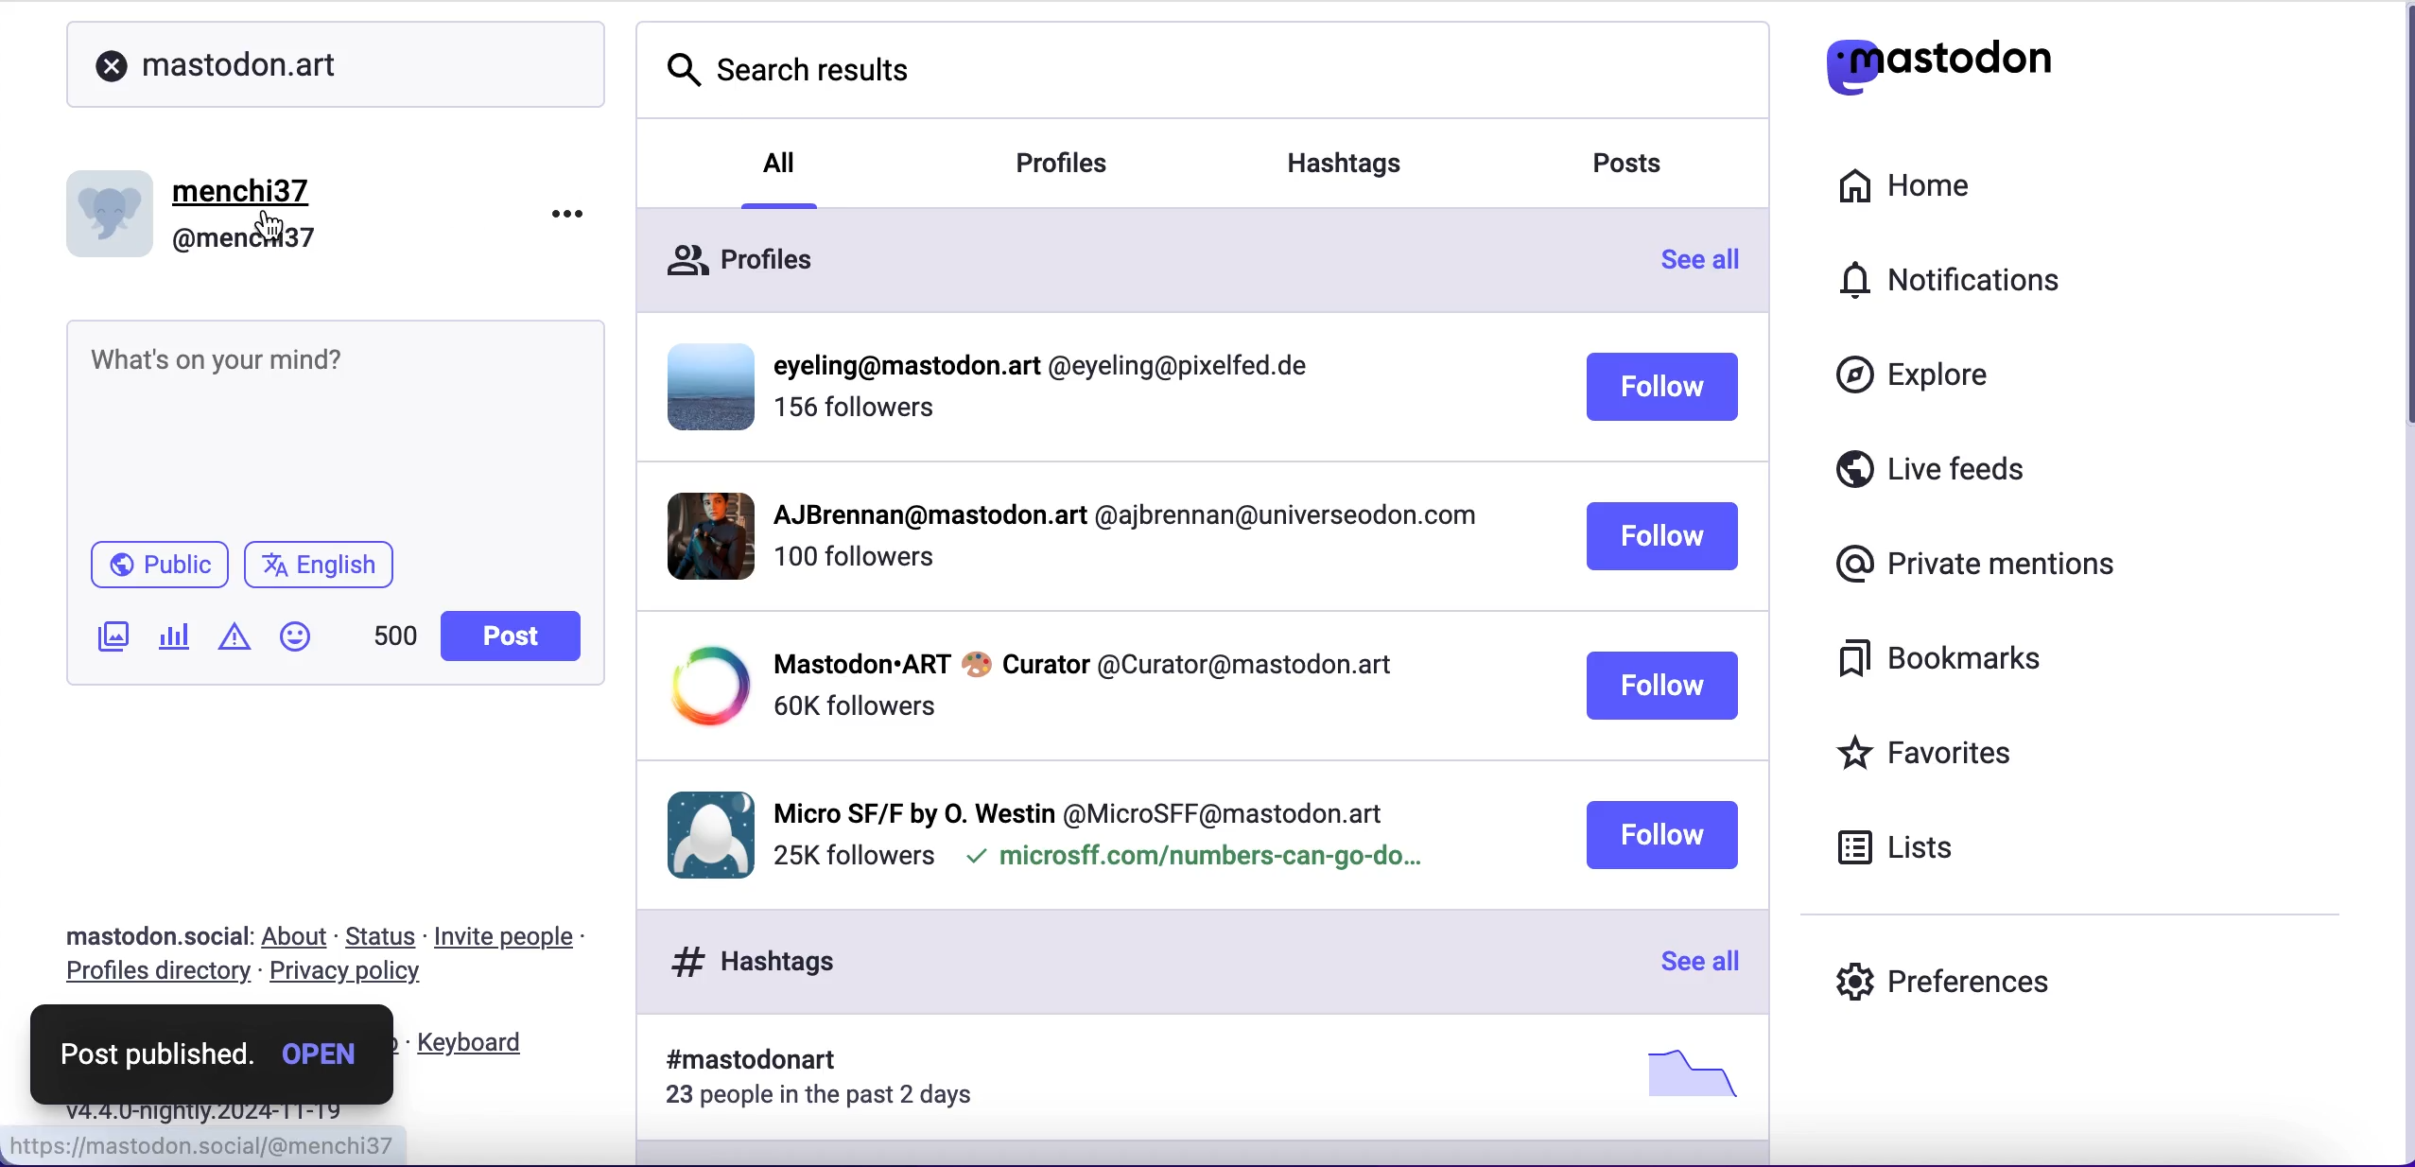  I want to click on keyboard, so click(477, 1044).